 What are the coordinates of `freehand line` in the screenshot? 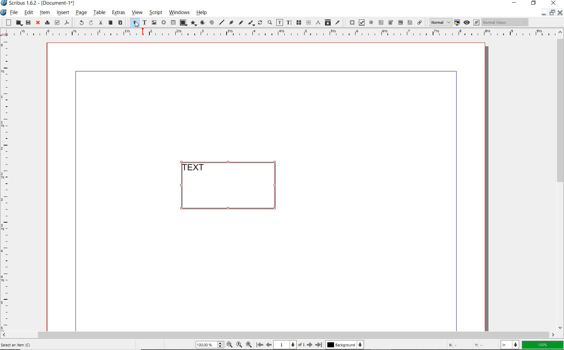 It's located at (241, 23).